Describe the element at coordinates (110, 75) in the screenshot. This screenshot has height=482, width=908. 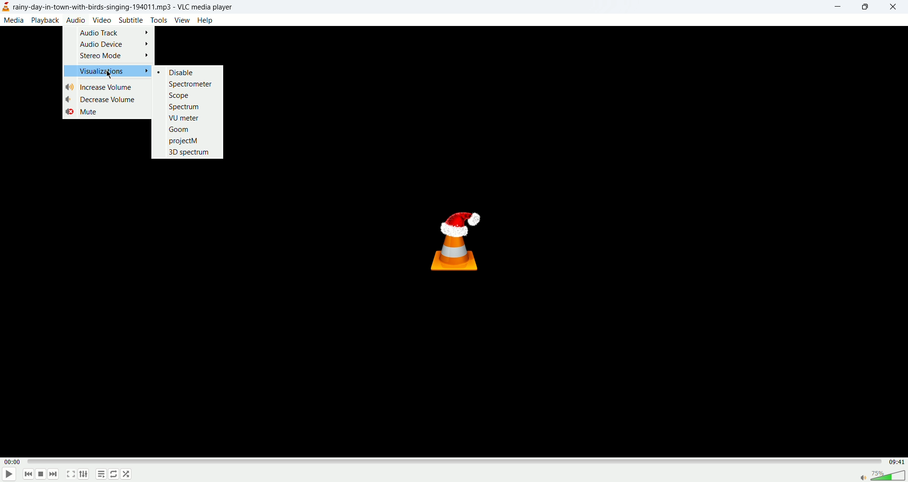
I see `mouse cursor` at that location.